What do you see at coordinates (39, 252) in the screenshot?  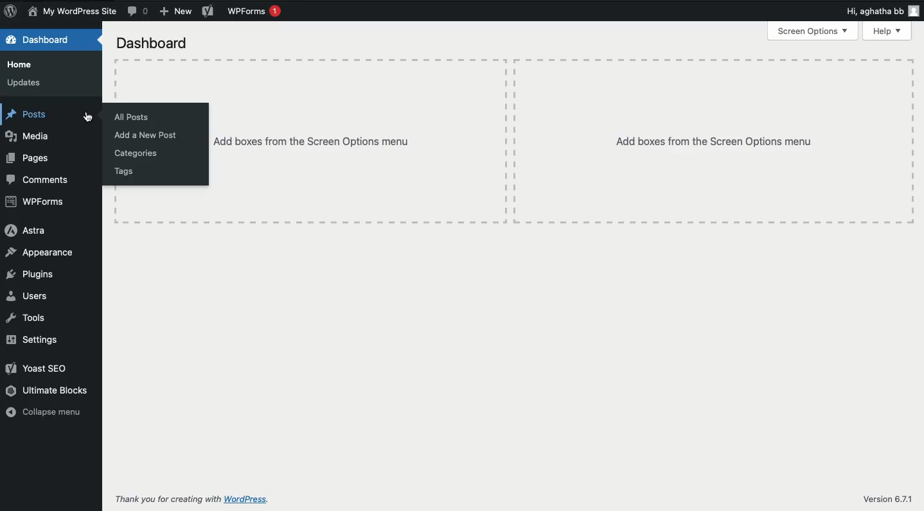 I see `Appearance` at bounding box center [39, 252].